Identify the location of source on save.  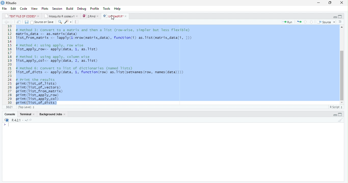
(42, 22).